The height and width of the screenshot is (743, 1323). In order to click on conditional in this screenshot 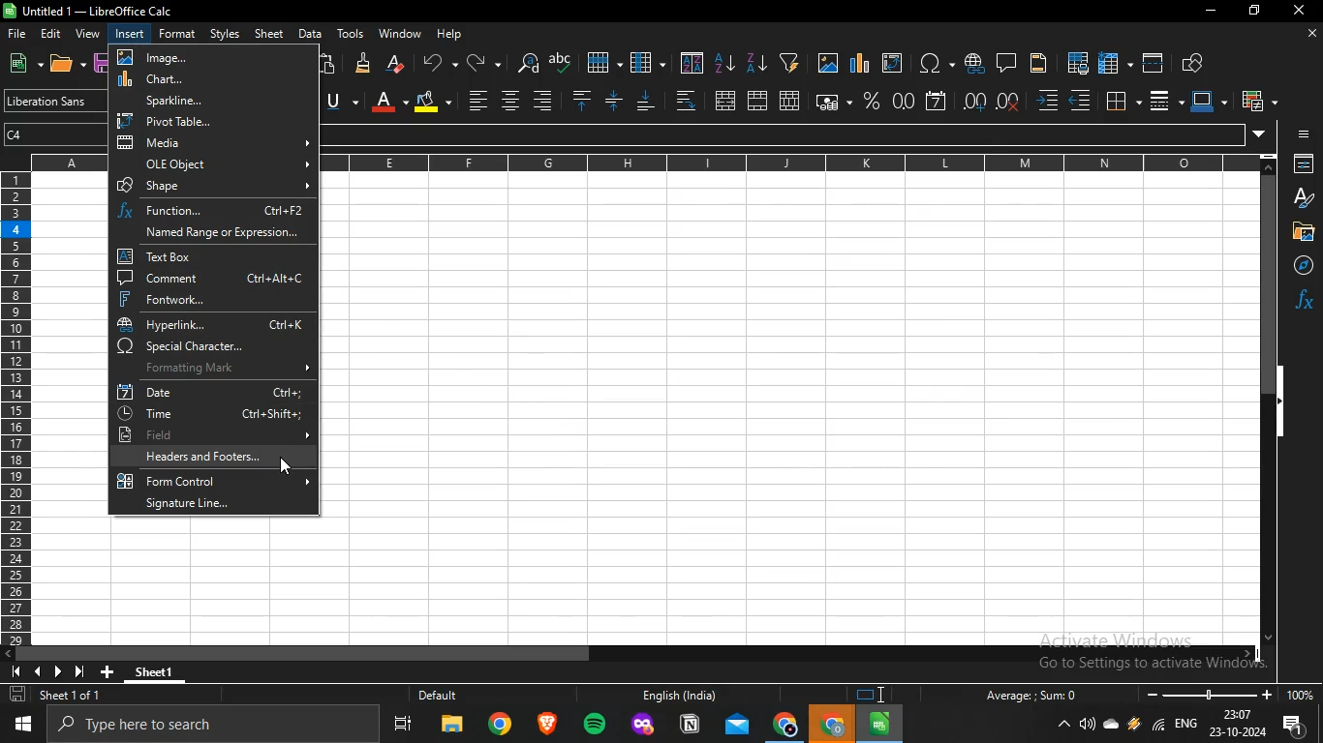, I will do `click(1255, 101)`.